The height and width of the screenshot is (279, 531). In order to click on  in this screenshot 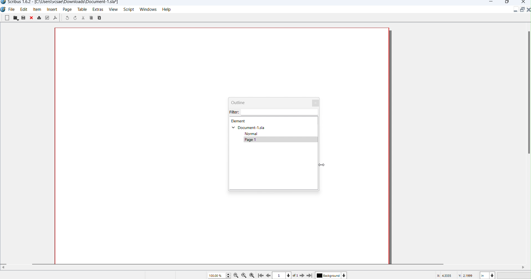, I will do `click(71, 18)`.